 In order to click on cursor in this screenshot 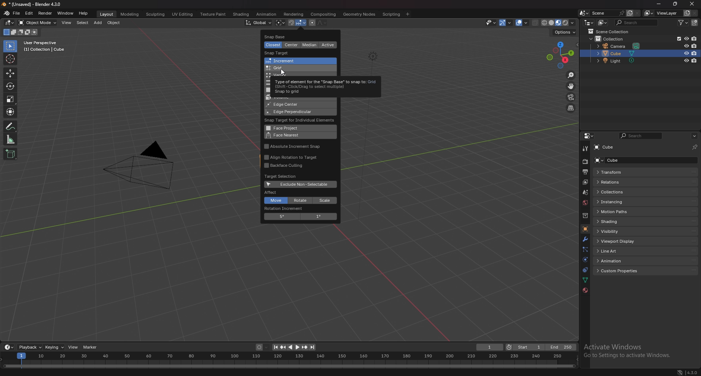, I will do `click(283, 73)`.